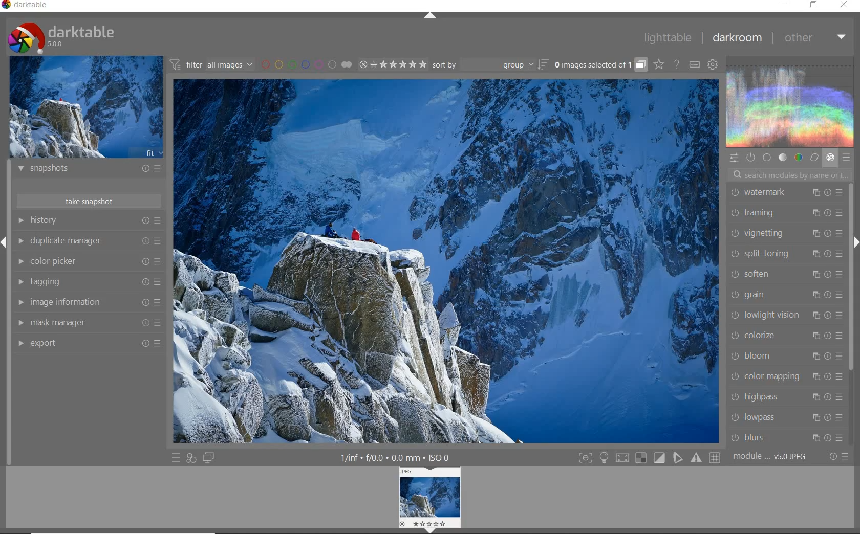 This screenshot has height=534, width=860. Describe the element at coordinates (786, 417) in the screenshot. I see `lowpass` at that location.